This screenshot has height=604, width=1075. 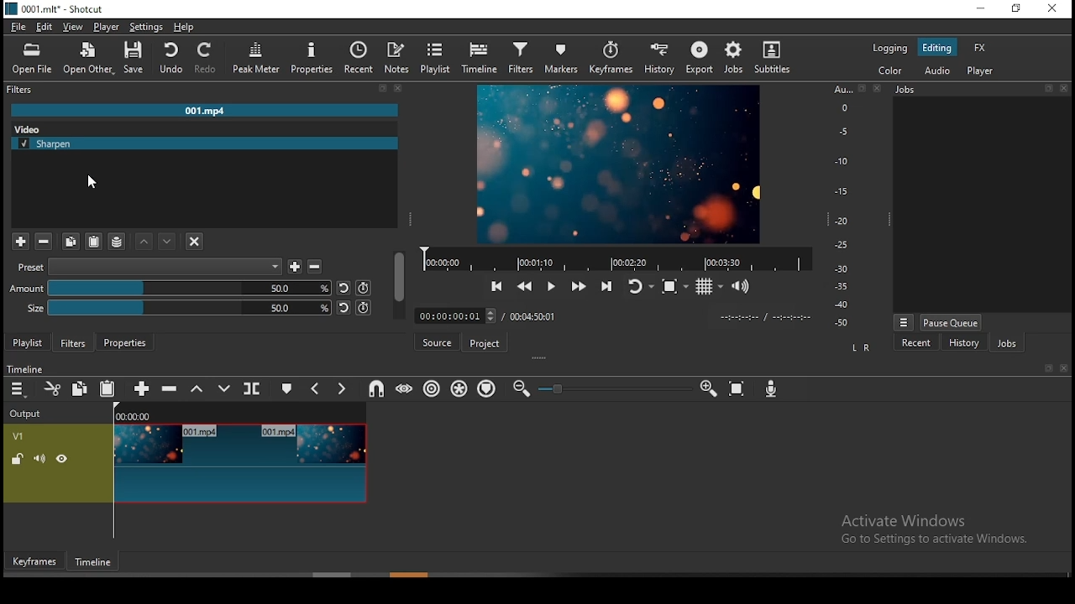 I want to click on redo, so click(x=366, y=287).